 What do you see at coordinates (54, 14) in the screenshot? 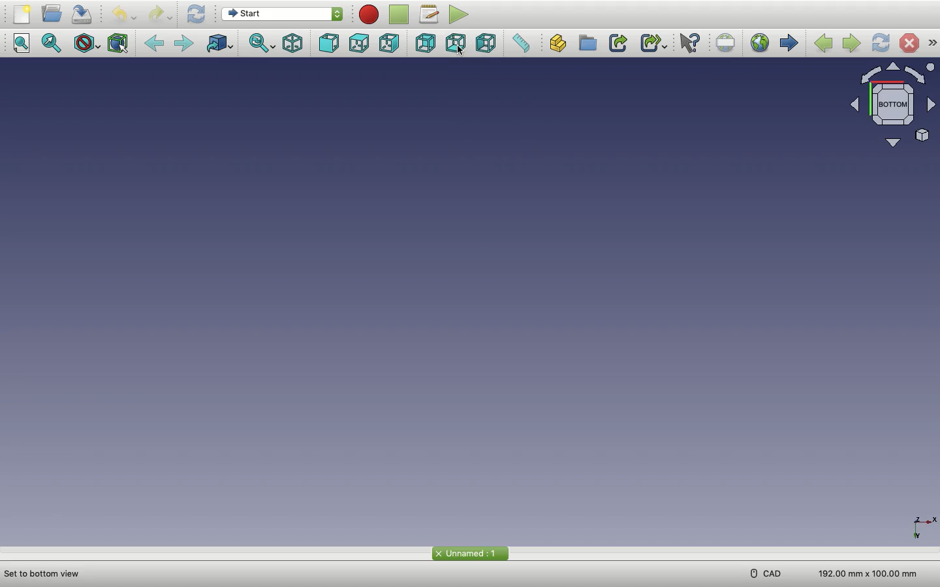
I see `Open` at bounding box center [54, 14].